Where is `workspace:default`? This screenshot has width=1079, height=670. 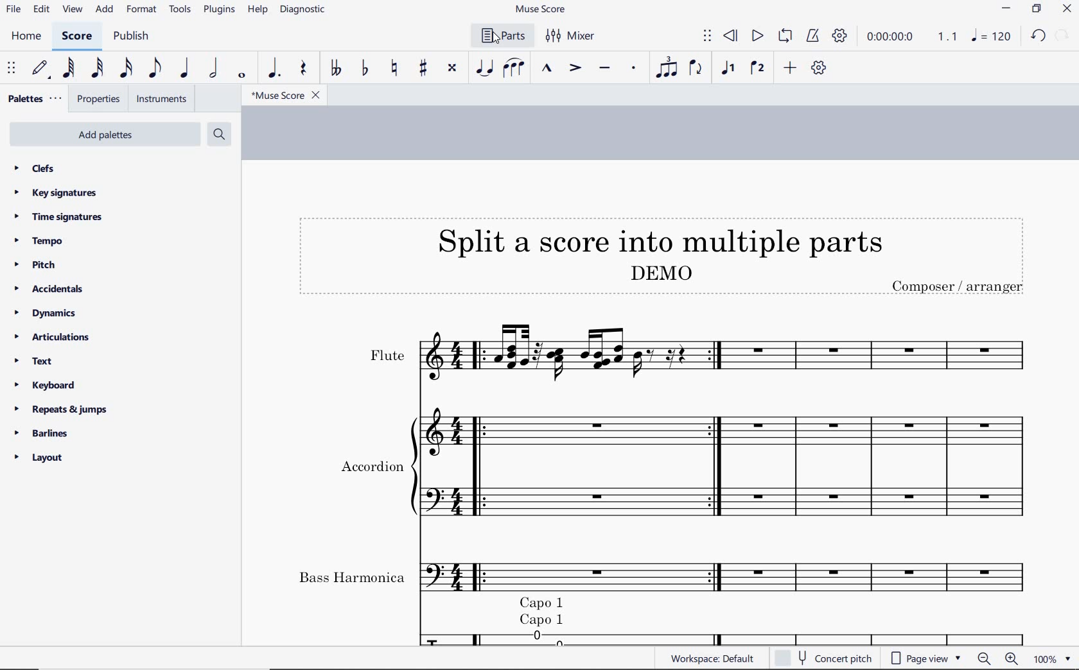 workspace:default is located at coordinates (715, 660).